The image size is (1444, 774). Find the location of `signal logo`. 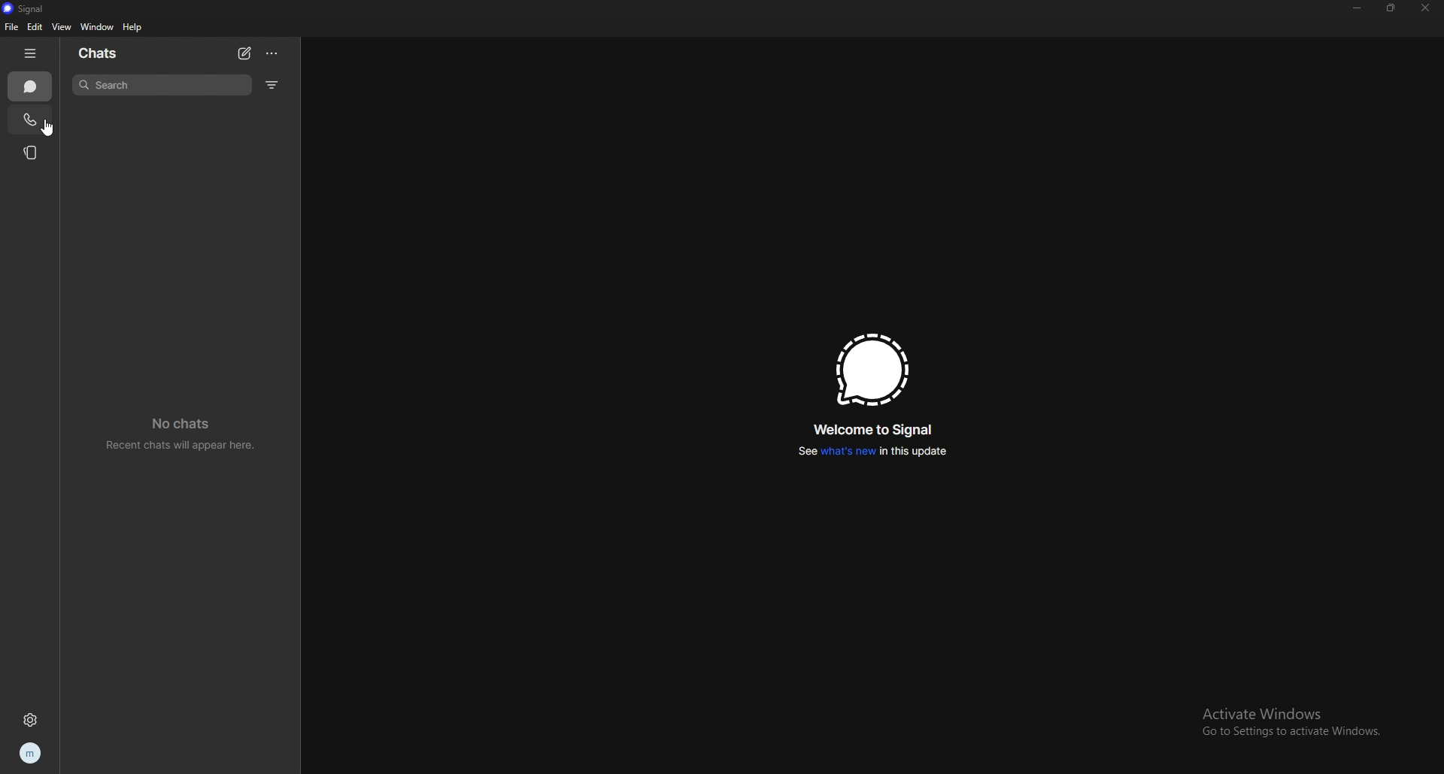

signal logo is located at coordinates (871, 369).